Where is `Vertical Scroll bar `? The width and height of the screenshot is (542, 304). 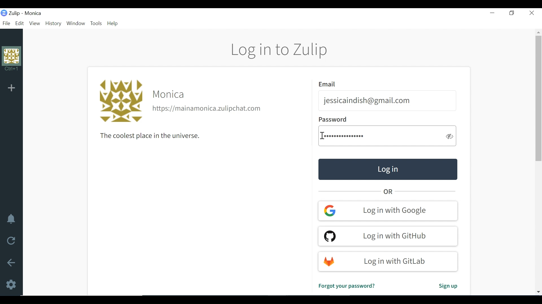 Vertical Scroll bar  is located at coordinates (539, 98).